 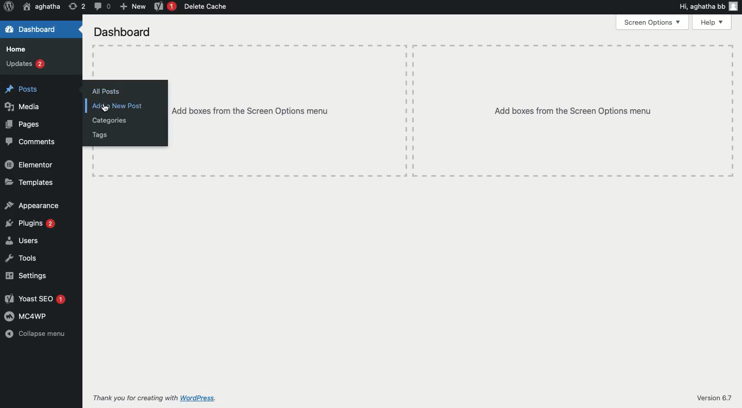 What do you see at coordinates (29, 164) in the screenshot?
I see `Elementor` at bounding box center [29, 164].